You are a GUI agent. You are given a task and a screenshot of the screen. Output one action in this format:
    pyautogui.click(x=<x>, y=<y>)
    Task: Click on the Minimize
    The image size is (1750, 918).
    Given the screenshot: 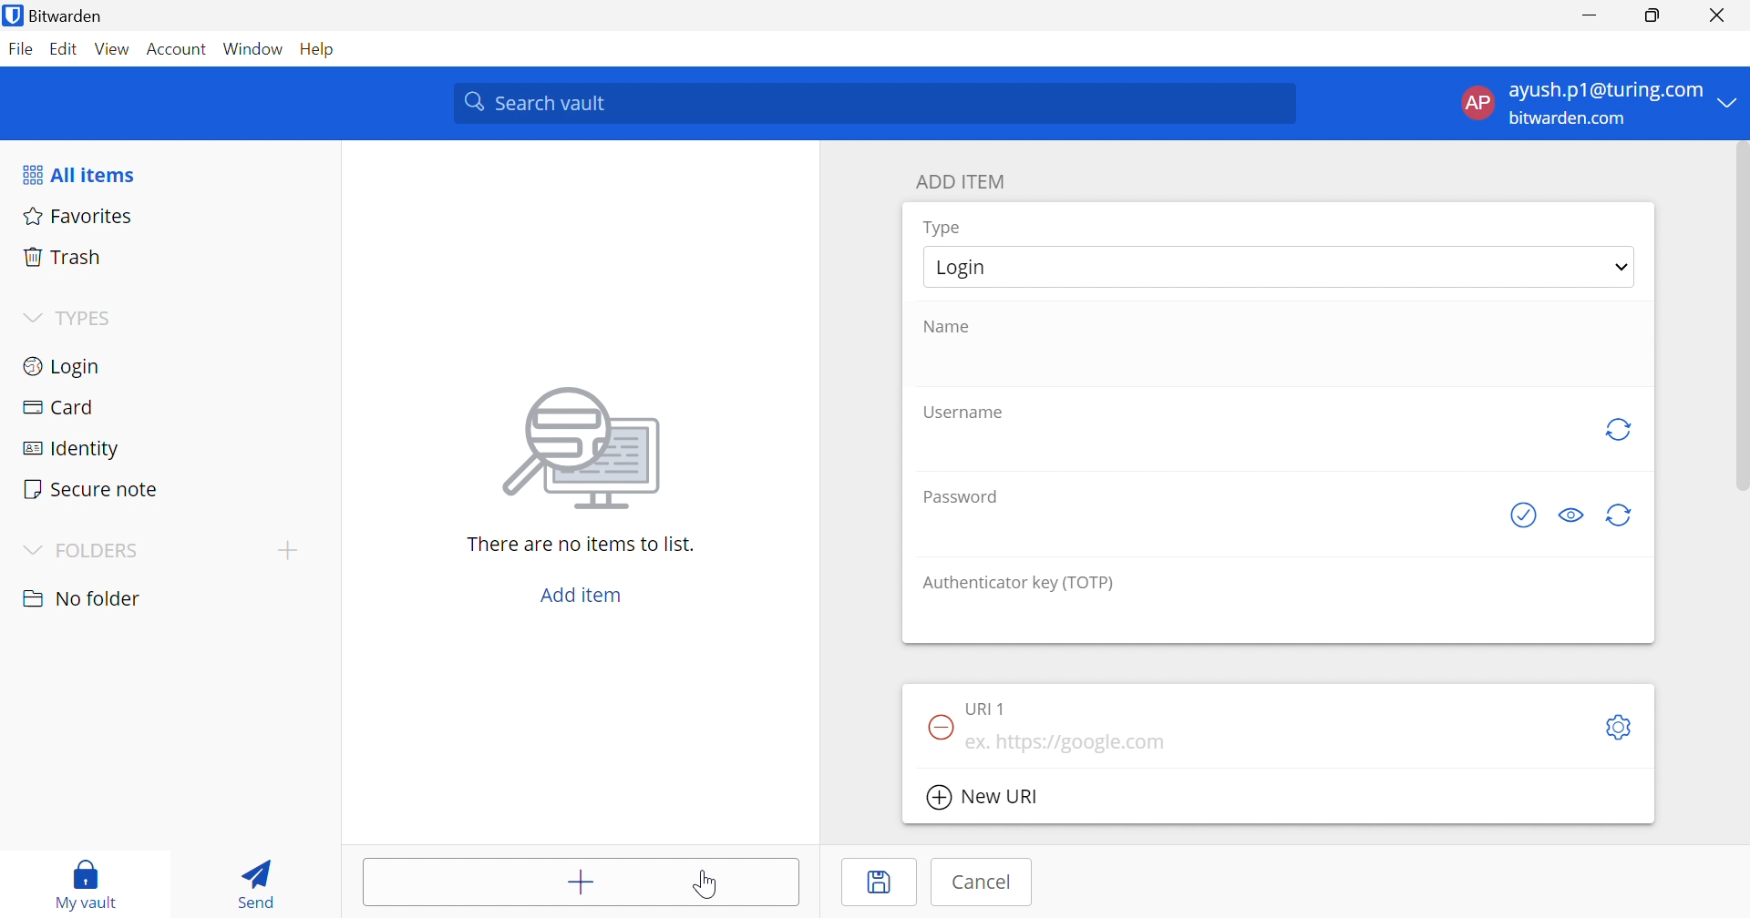 What is the action you would take?
    pyautogui.click(x=1590, y=16)
    